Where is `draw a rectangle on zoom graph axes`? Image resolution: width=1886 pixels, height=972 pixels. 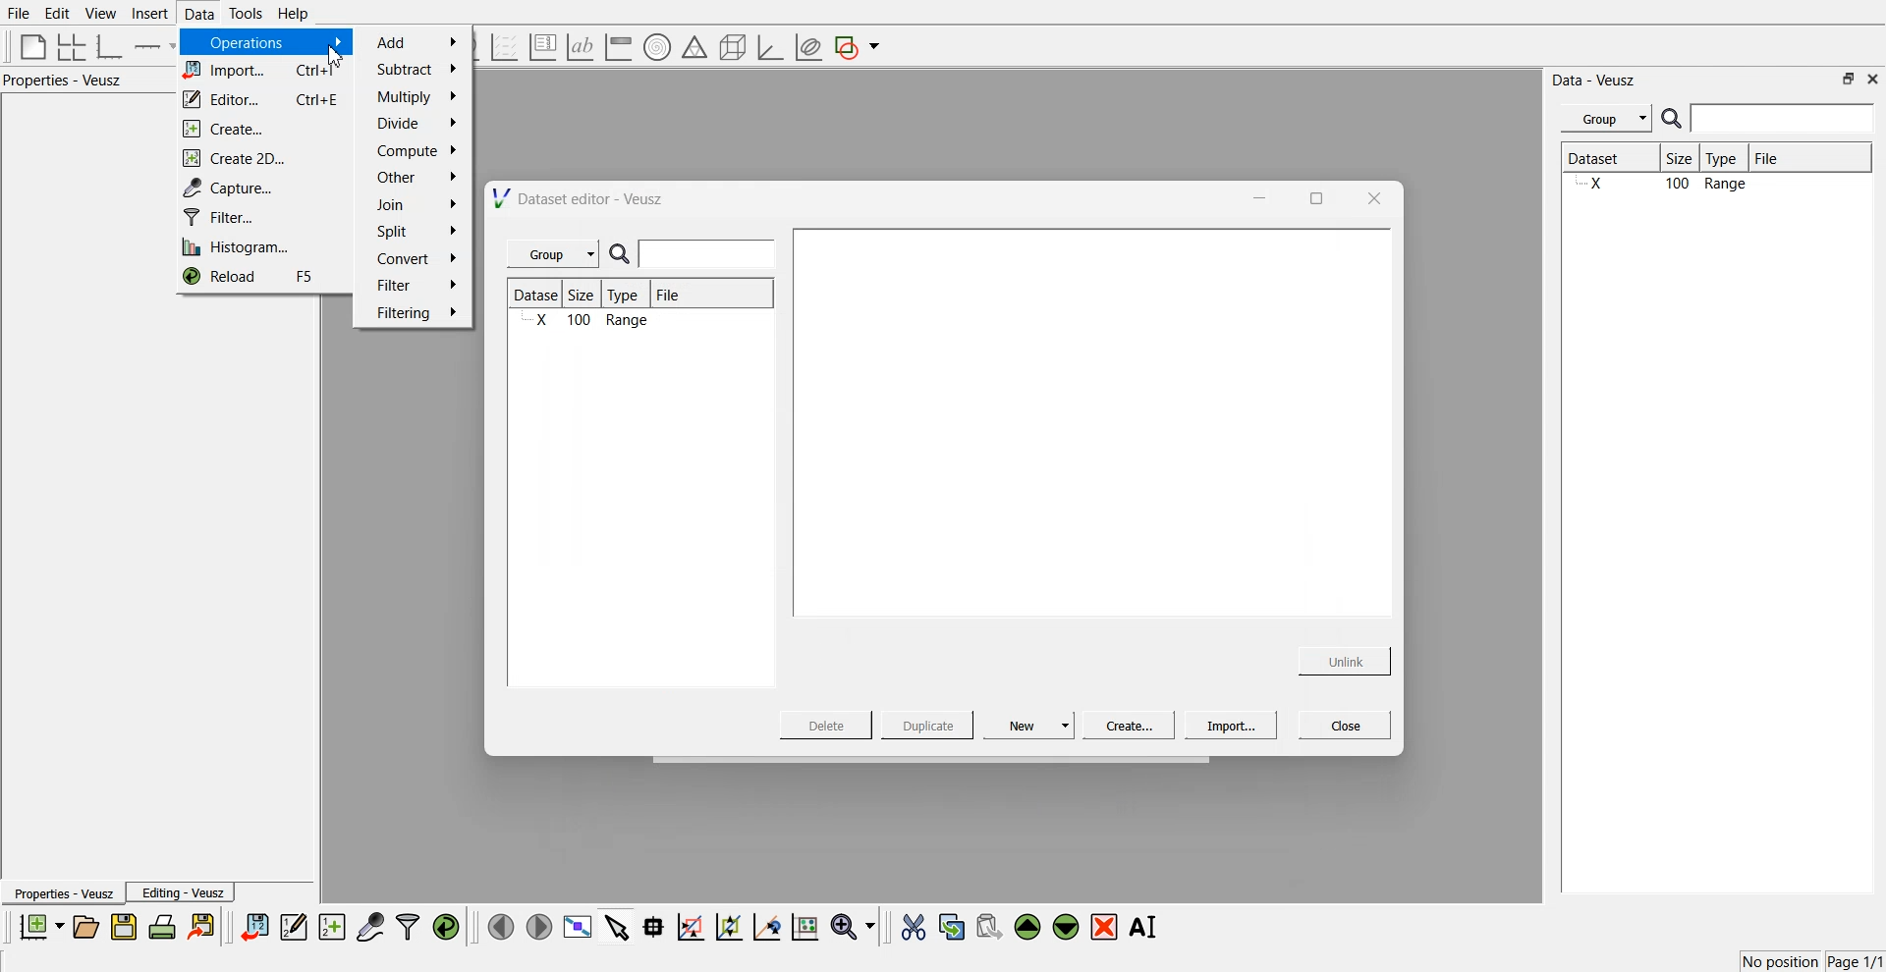
draw a rectangle on zoom graph axes is located at coordinates (690, 925).